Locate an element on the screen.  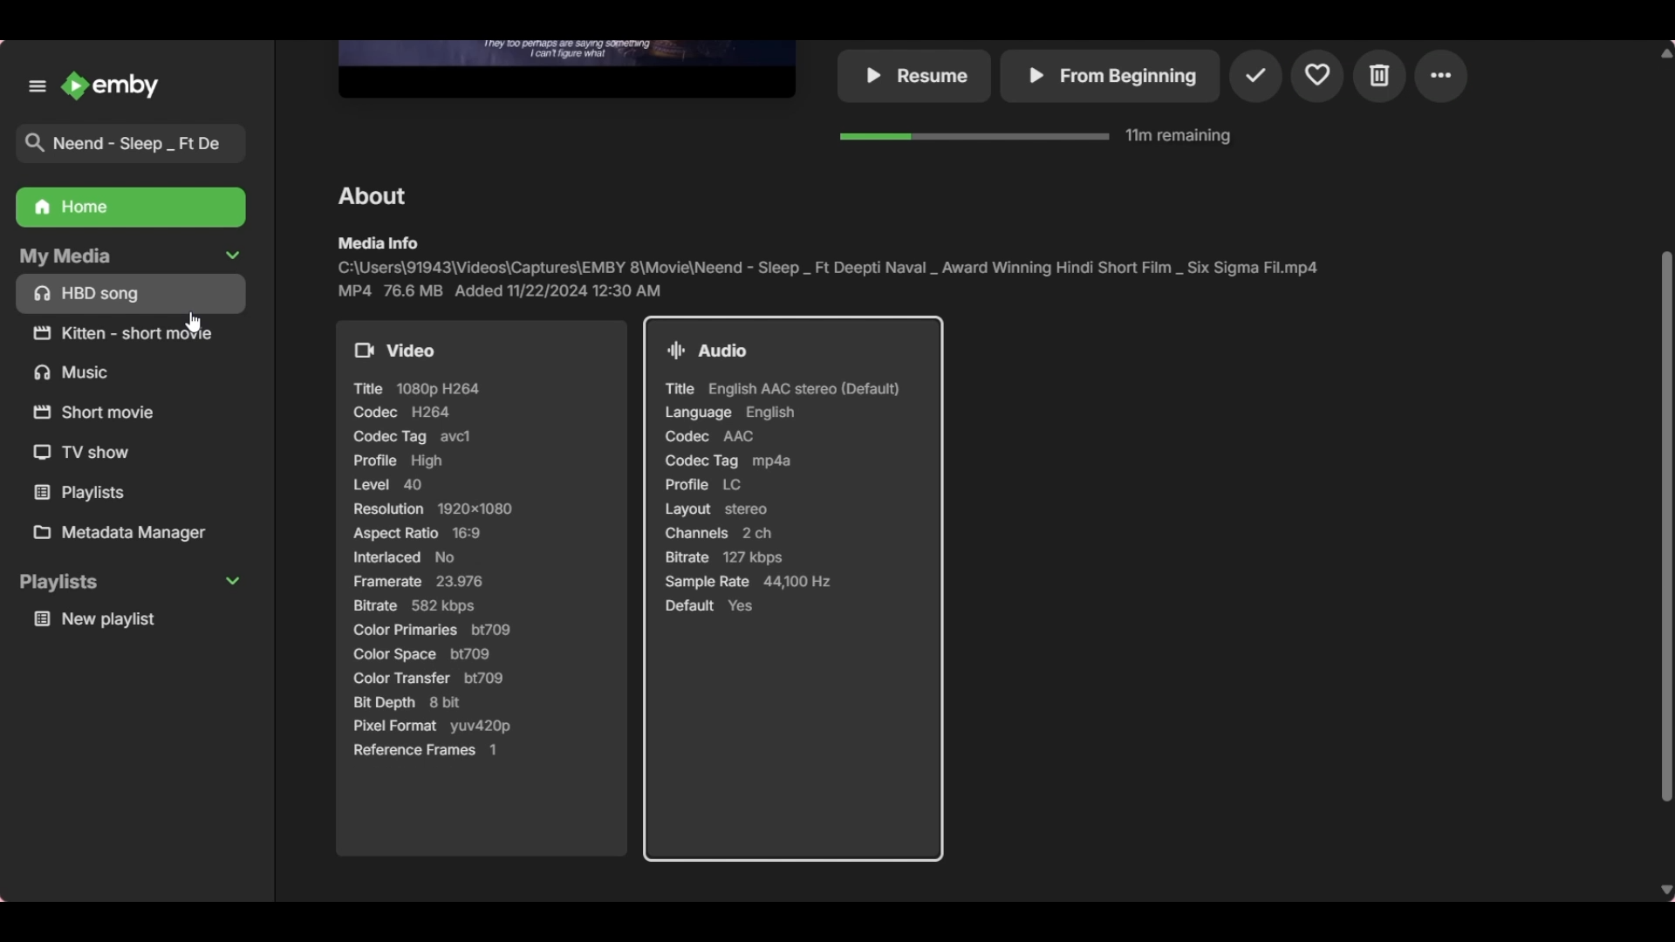
 is located at coordinates (1259, 75).